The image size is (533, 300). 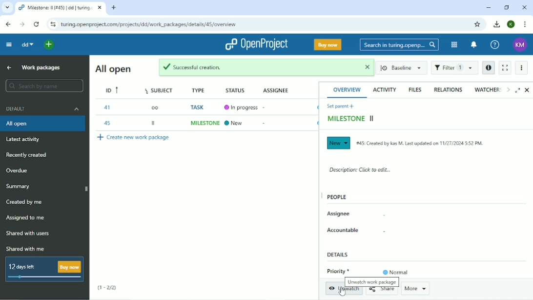 What do you see at coordinates (232, 89) in the screenshot?
I see `status` at bounding box center [232, 89].